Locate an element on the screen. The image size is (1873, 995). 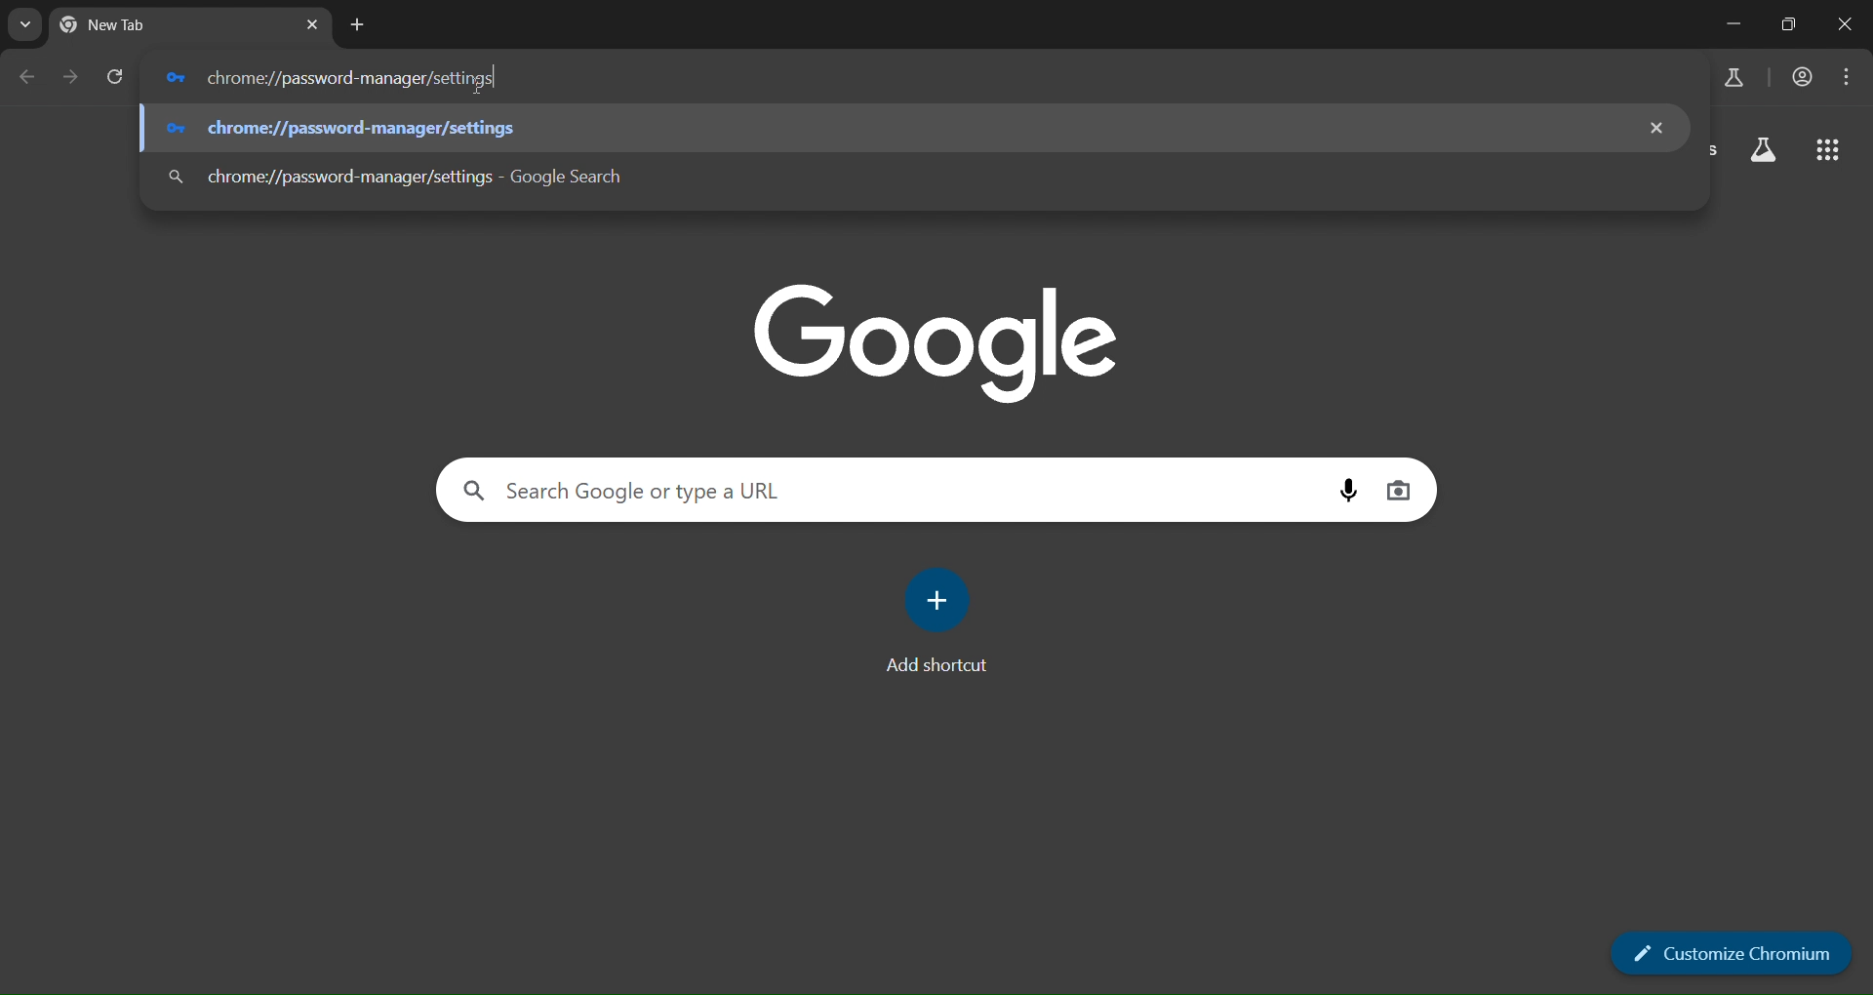
chrome://password-manager/settings is located at coordinates (342, 129).